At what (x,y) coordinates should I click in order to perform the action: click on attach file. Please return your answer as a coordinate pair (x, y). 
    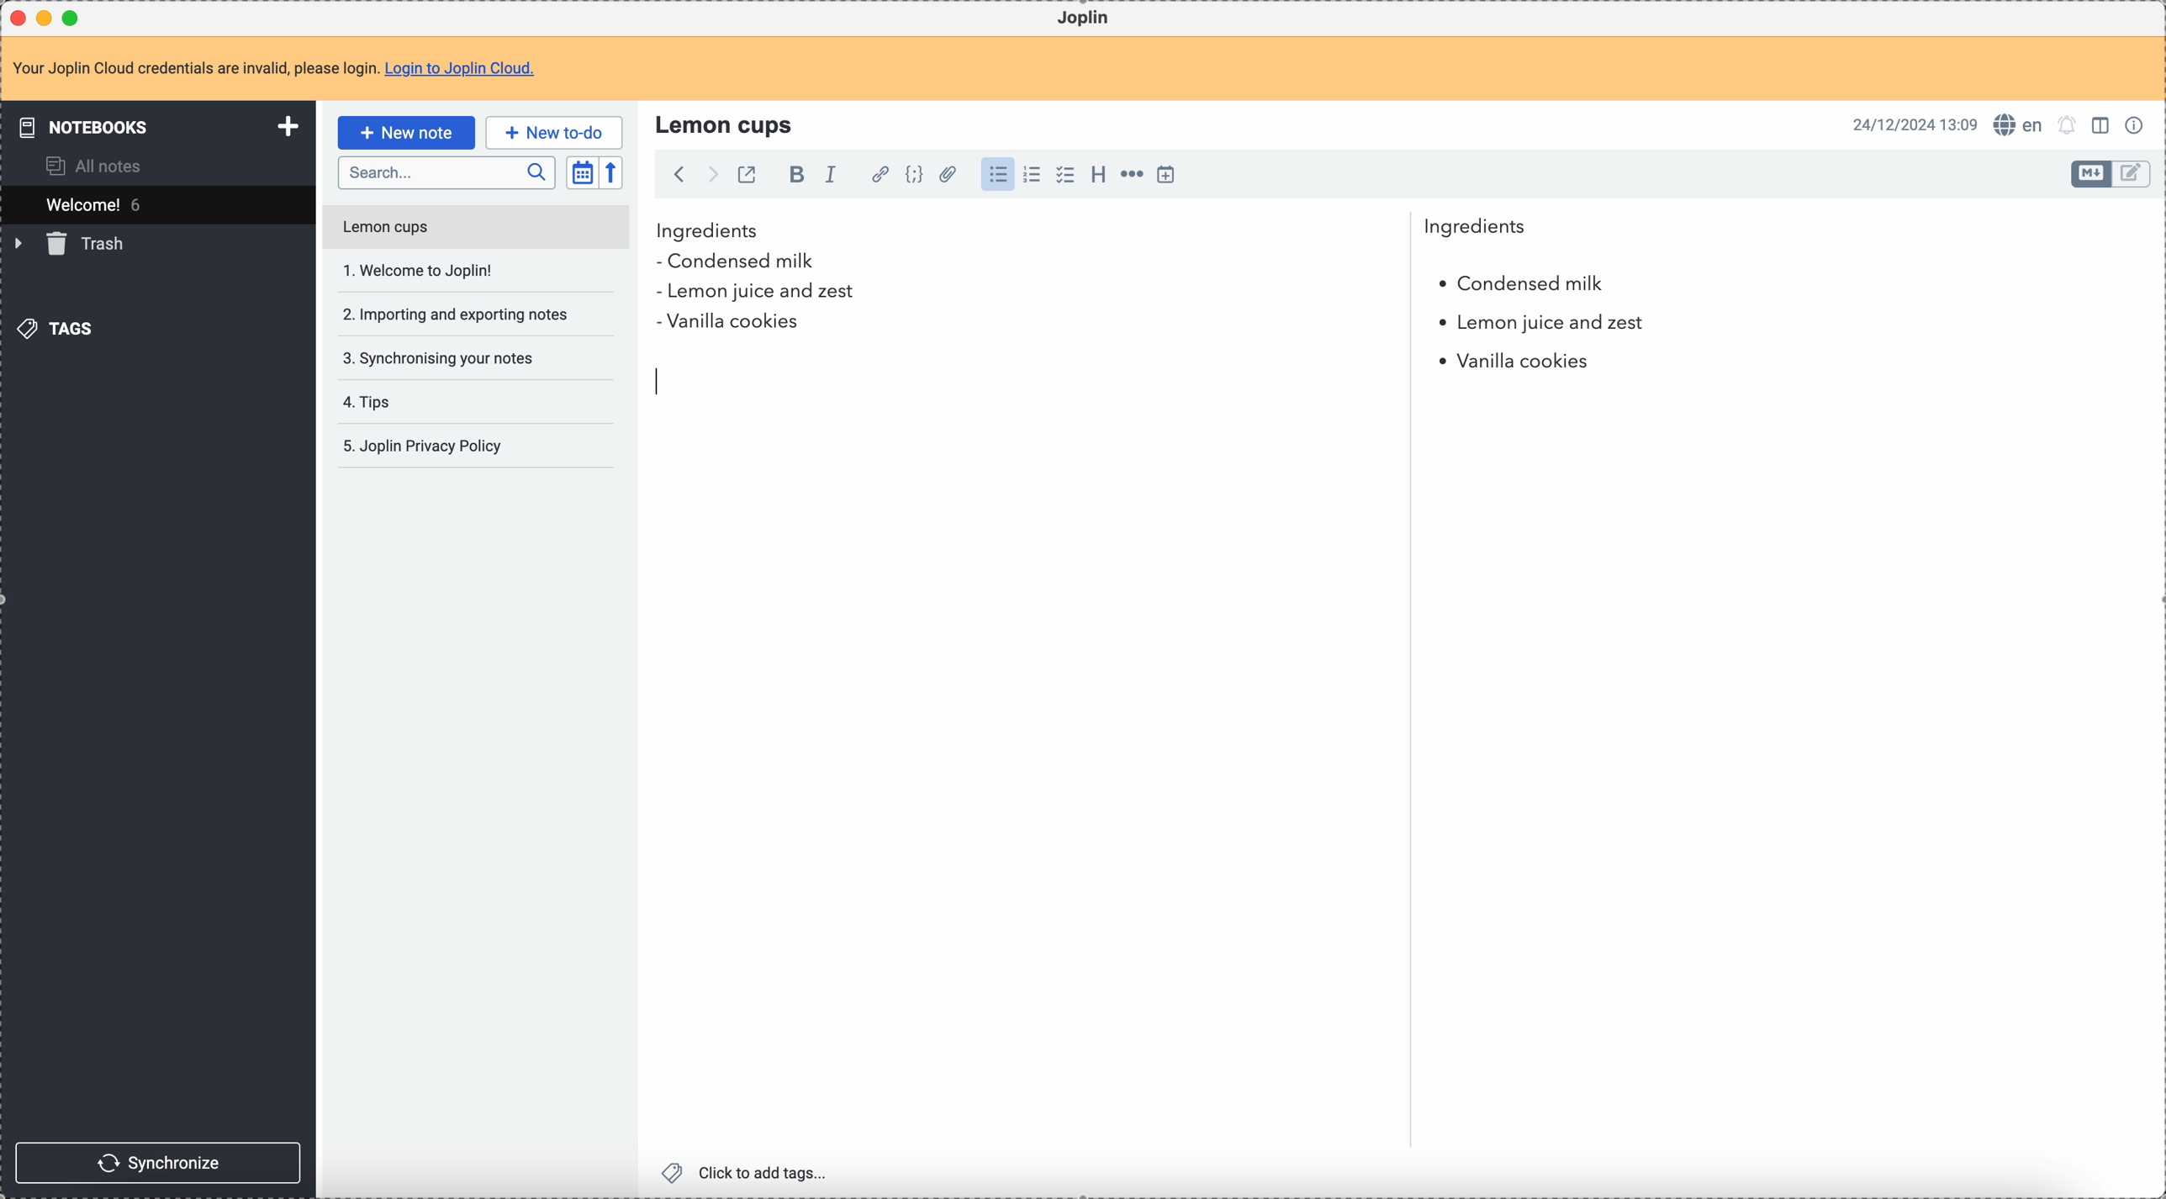
    Looking at the image, I should click on (945, 176).